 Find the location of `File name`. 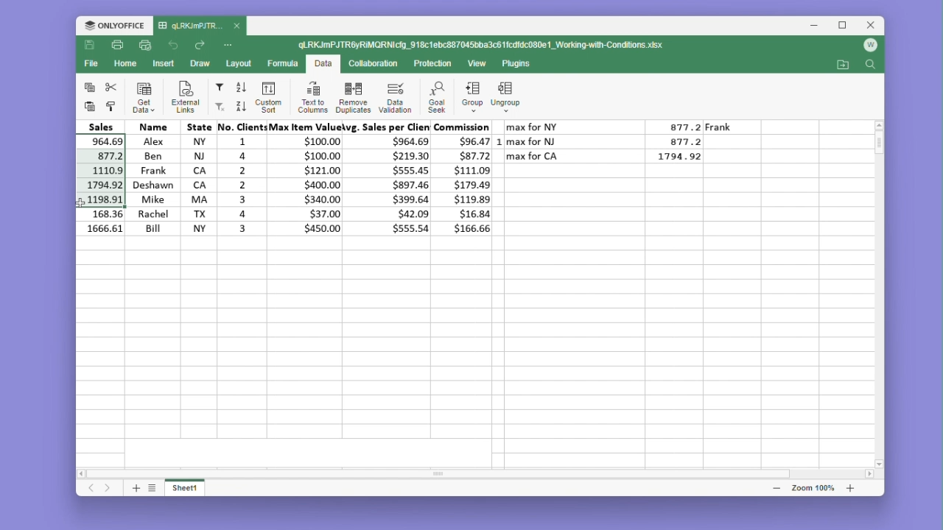

File name is located at coordinates (483, 46).